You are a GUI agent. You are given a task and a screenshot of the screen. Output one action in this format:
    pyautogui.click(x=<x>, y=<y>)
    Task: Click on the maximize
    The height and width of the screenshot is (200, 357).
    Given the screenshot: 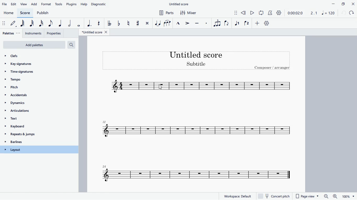 What is the action you would take?
    pyautogui.click(x=343, y=4)
    